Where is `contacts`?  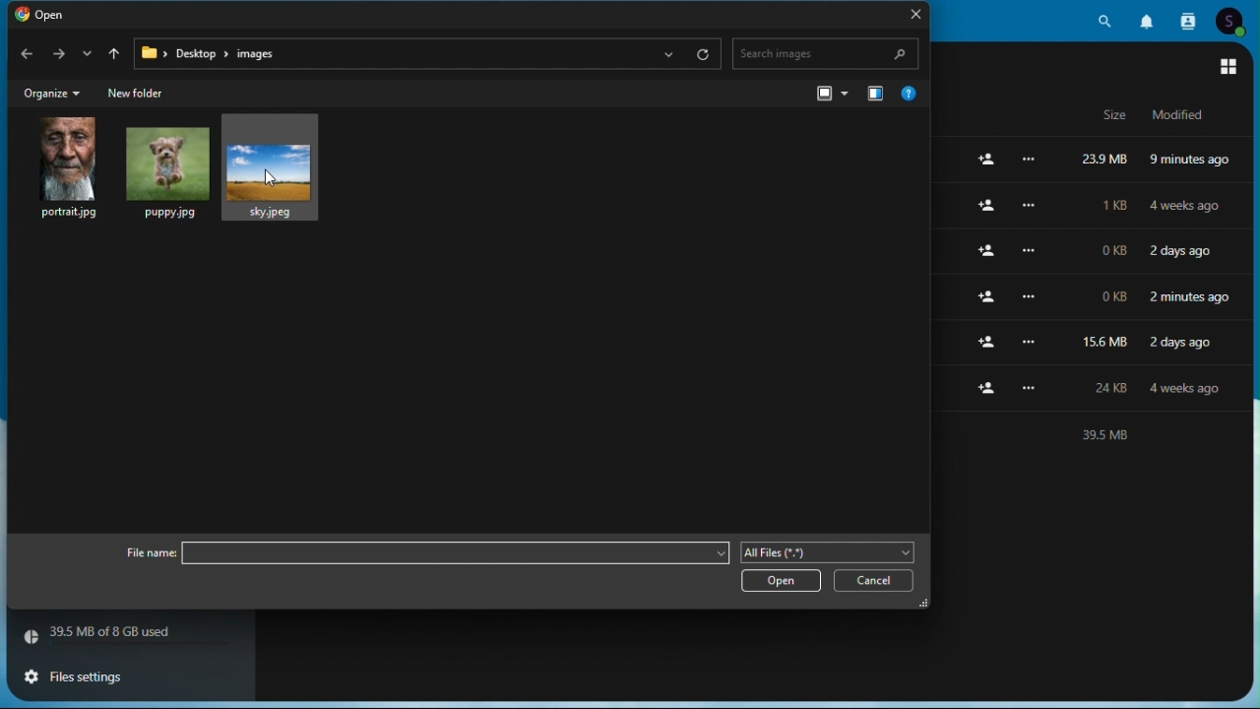 contacts is located at coordinates (1191, 19).